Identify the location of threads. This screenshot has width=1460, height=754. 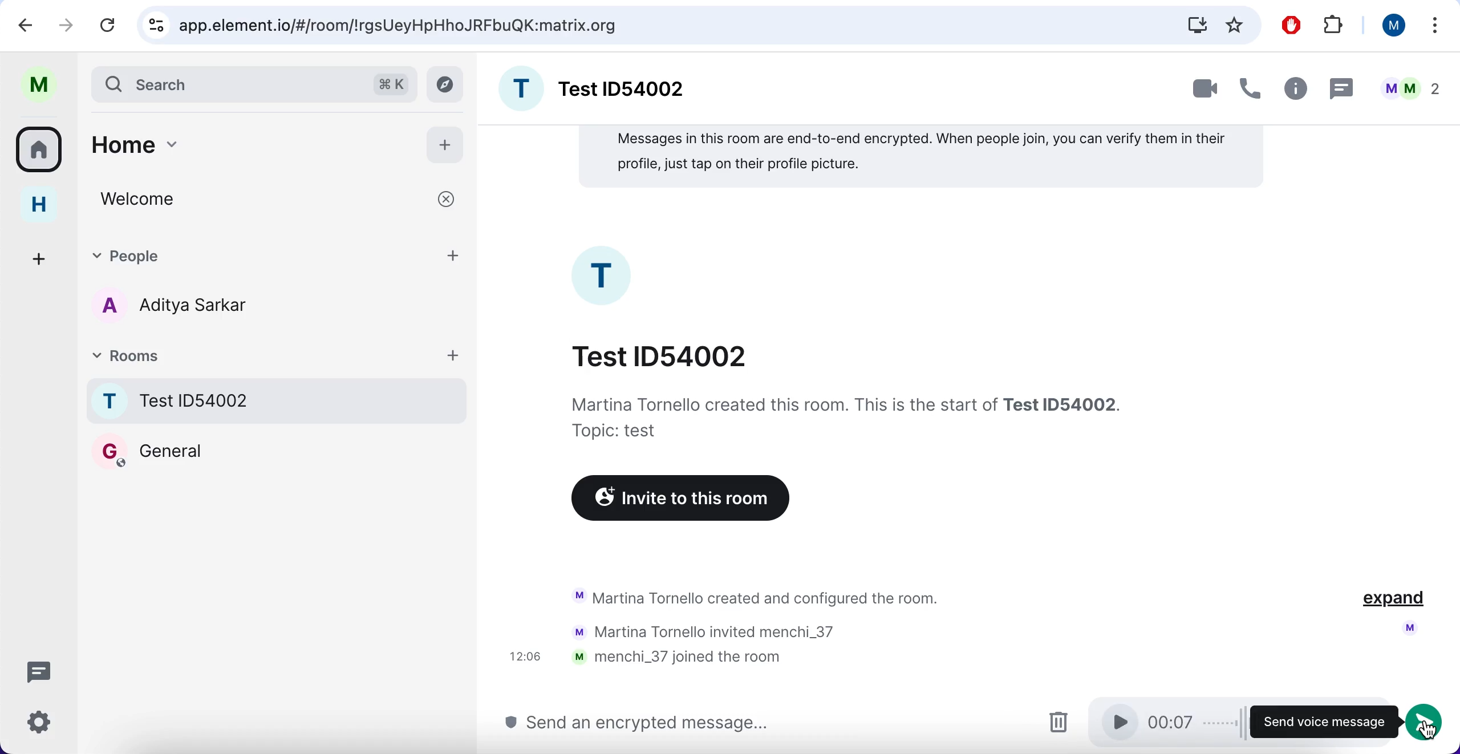
(37, 670).